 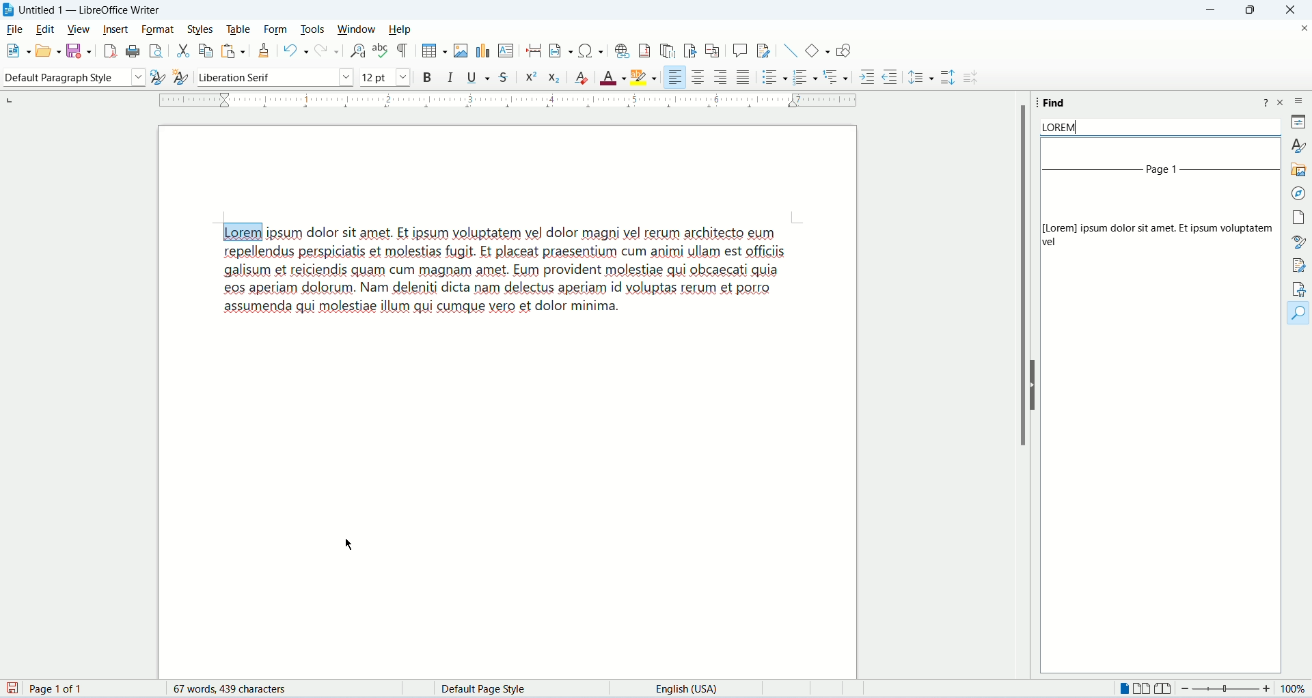 What do you see at coordinates (555, 51) in the screenshot?
I see `insert field` at bounding box center [555, 51].